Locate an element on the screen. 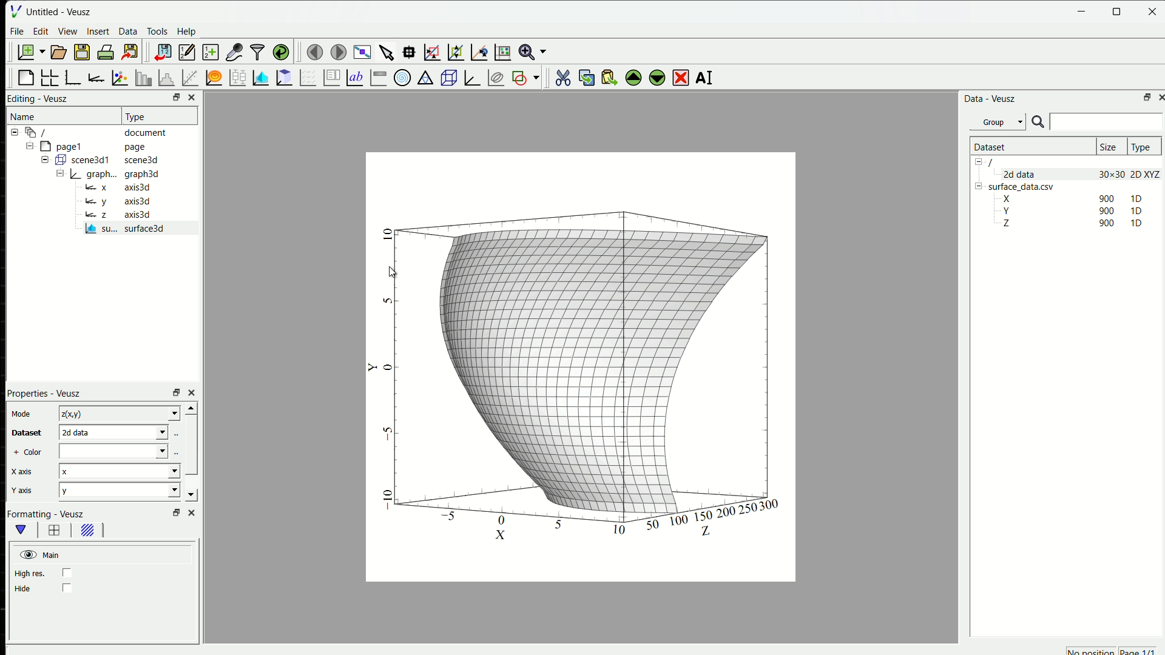 Image resolution: width=1165 pixels, height=655 pixels. open in separate window is located at coordinates (177, 512).